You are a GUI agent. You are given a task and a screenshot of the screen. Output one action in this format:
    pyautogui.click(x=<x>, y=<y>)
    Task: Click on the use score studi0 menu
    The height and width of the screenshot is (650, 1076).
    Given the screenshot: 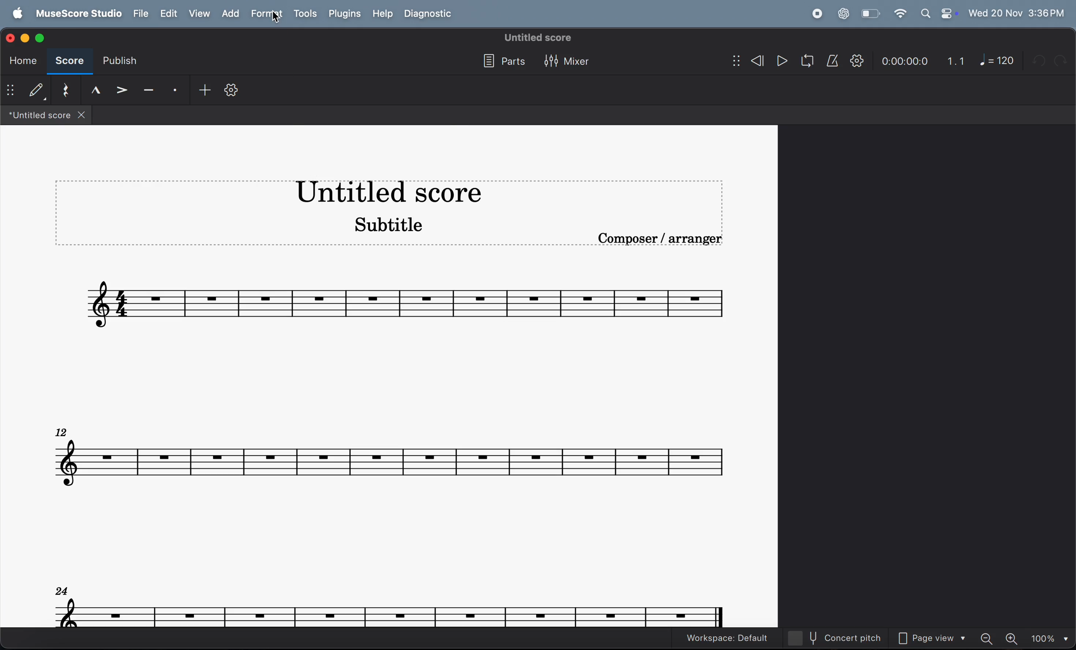 What is the action you would take?
    pyautogui.click(x=76, y=14)
    